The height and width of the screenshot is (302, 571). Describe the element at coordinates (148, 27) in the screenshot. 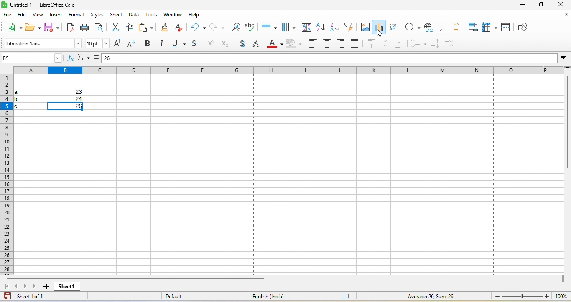

I see `paste` at that location.